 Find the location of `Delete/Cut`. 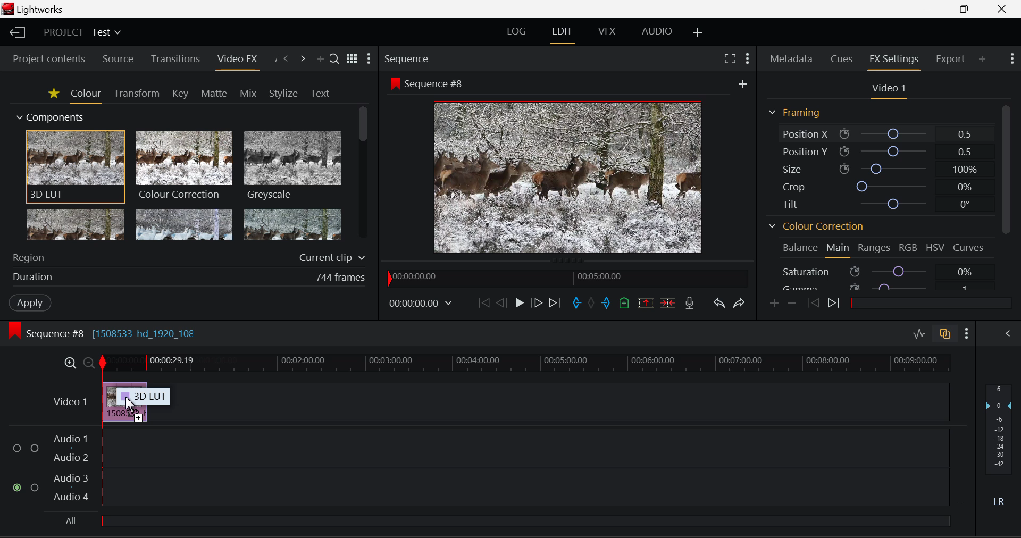

Delete/Cut is located at coordinates (669, 303).